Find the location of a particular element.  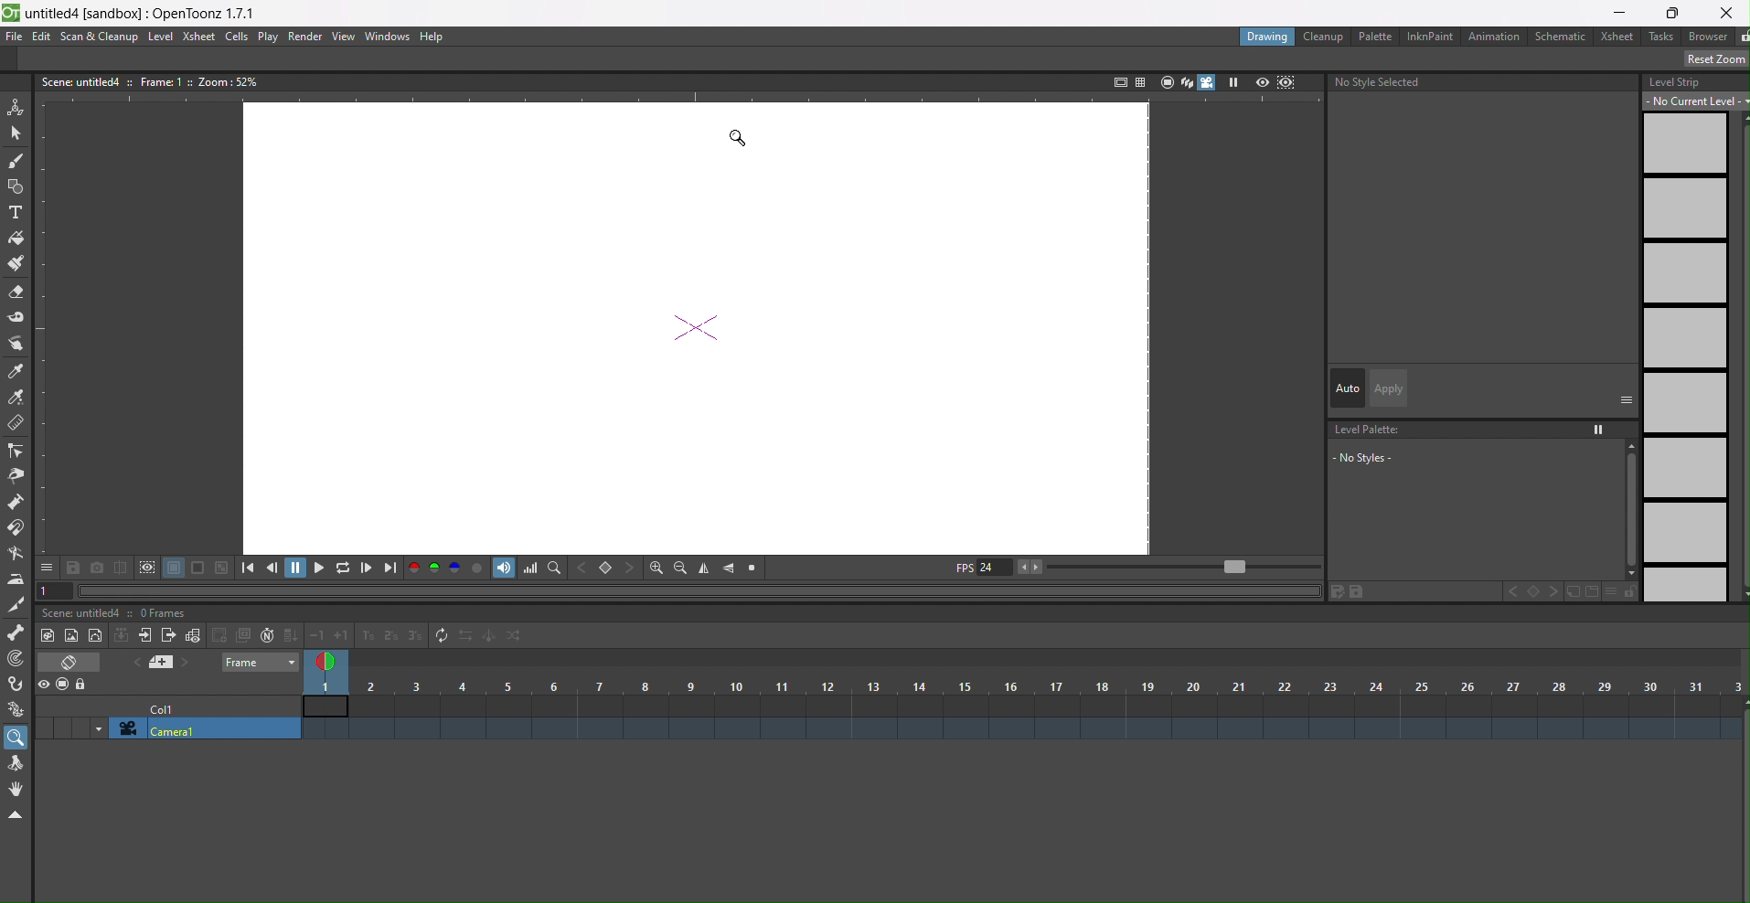

previous sub xsheet is located at coordinates (146, 636).